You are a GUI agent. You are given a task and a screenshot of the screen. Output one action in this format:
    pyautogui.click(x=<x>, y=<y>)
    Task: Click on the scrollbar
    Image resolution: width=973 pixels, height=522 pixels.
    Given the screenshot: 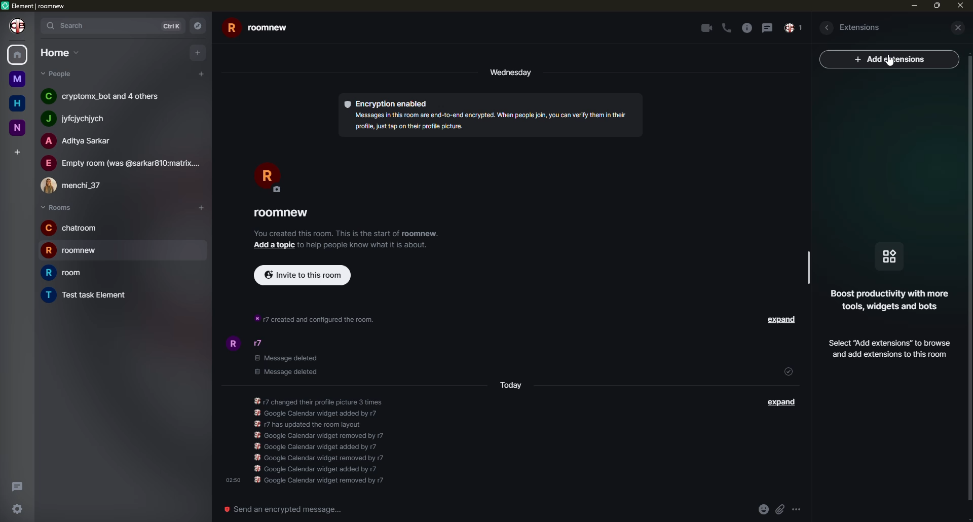 What is the action you would take?
    pyautogui.click(x=804, y=267)
    